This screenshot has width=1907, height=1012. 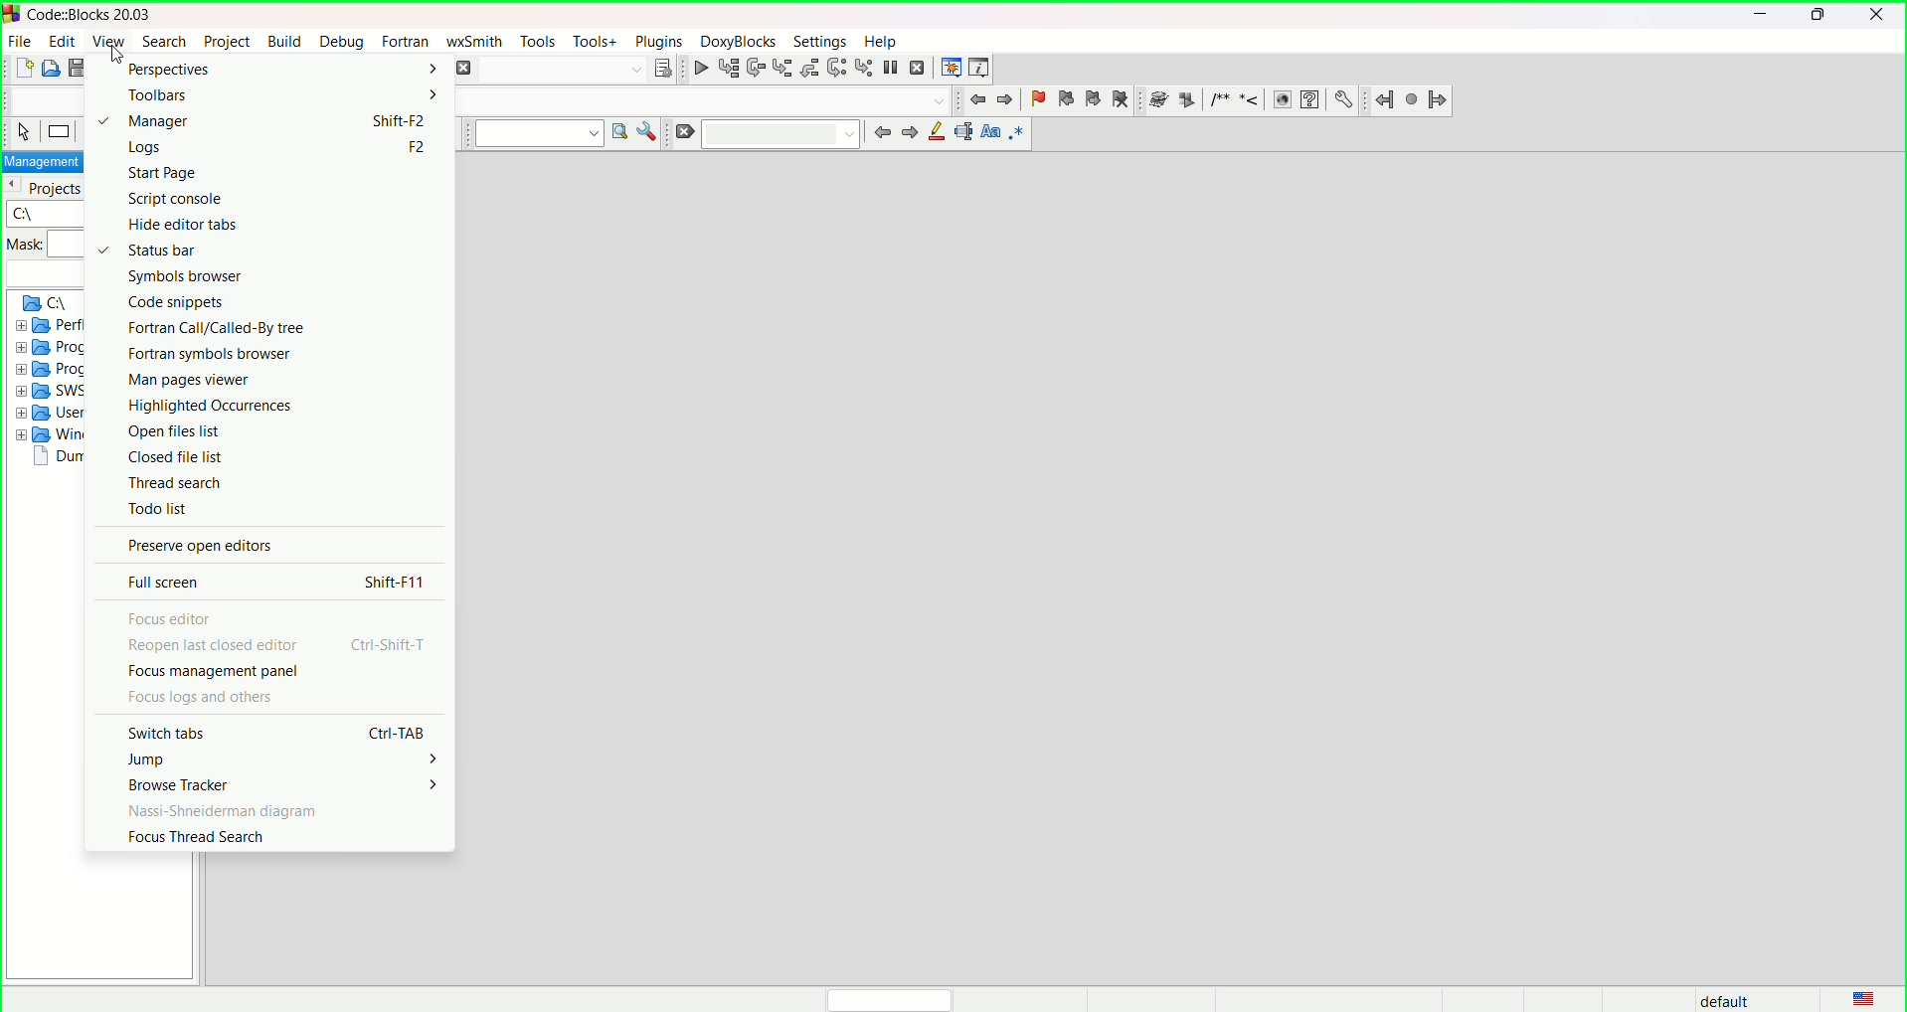 What do you see at coordinates (167, 71) in the screenshot?
I see `perspectives` at bounding box center [167, 71].